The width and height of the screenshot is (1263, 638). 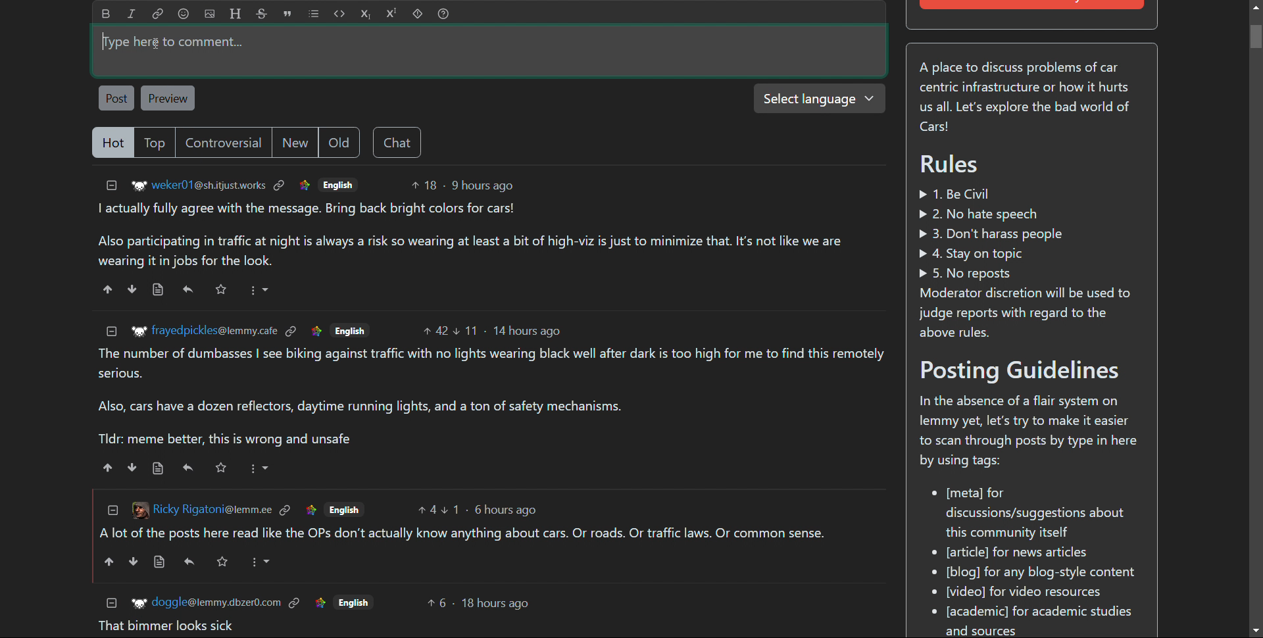 I want to click on More, so click(x=260, y=562).